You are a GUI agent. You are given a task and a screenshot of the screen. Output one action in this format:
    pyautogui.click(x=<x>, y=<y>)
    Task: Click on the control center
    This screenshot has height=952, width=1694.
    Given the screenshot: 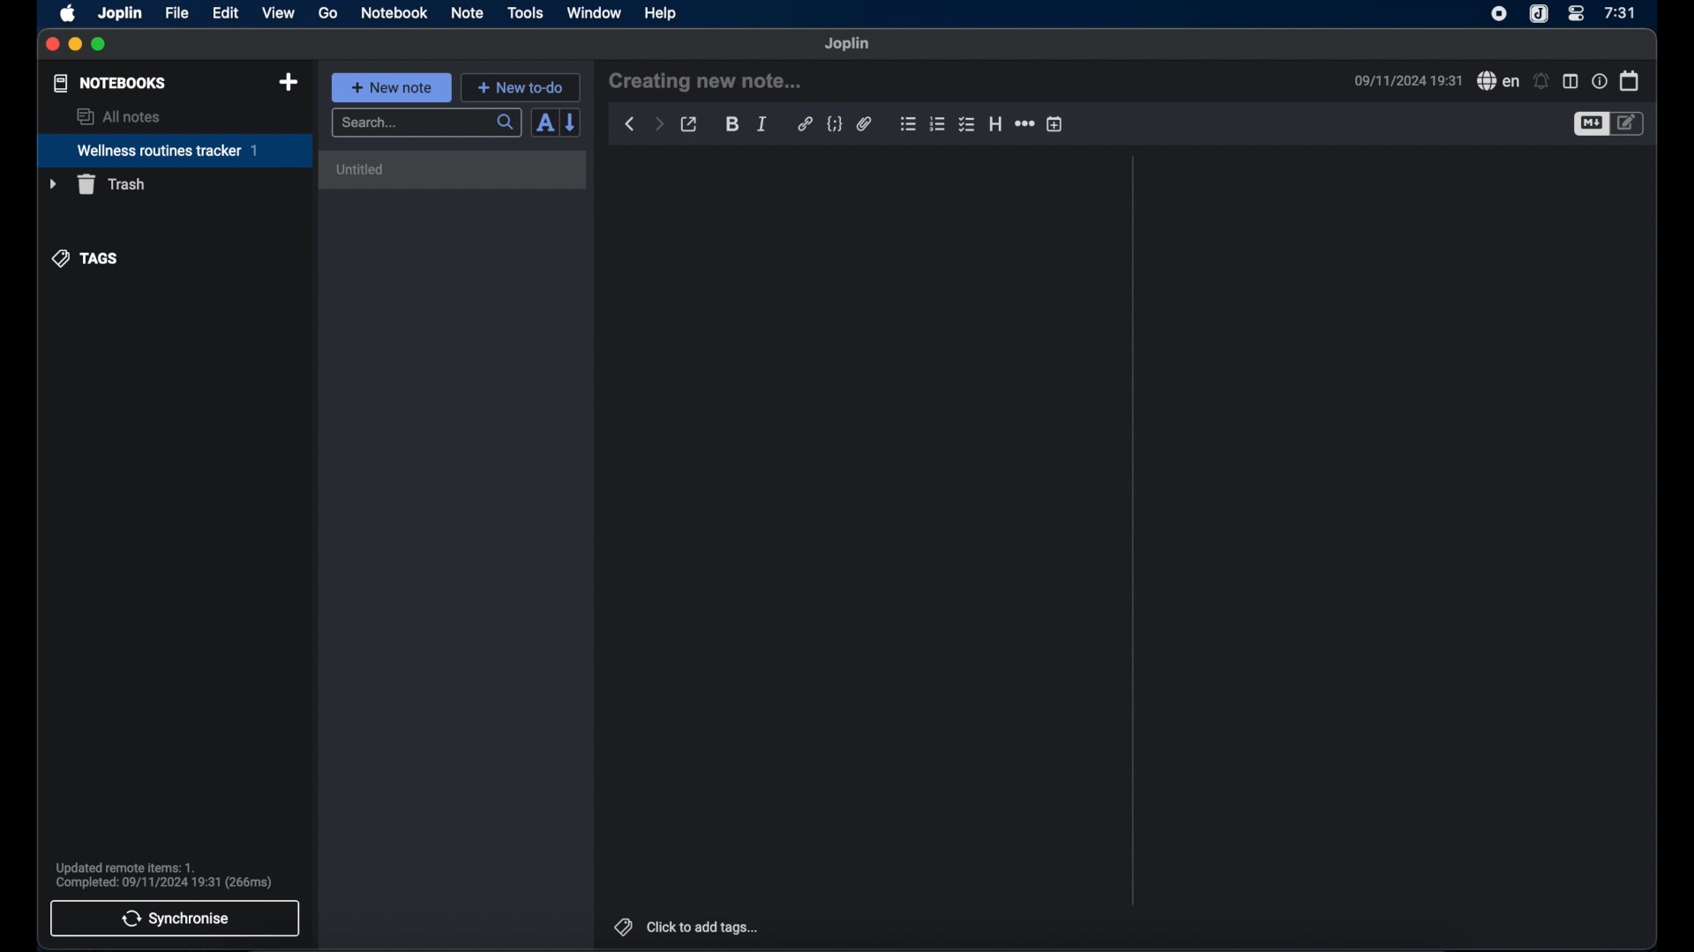 What is the action you would take?
    pyautogui.click(x=1577, y=14)
    